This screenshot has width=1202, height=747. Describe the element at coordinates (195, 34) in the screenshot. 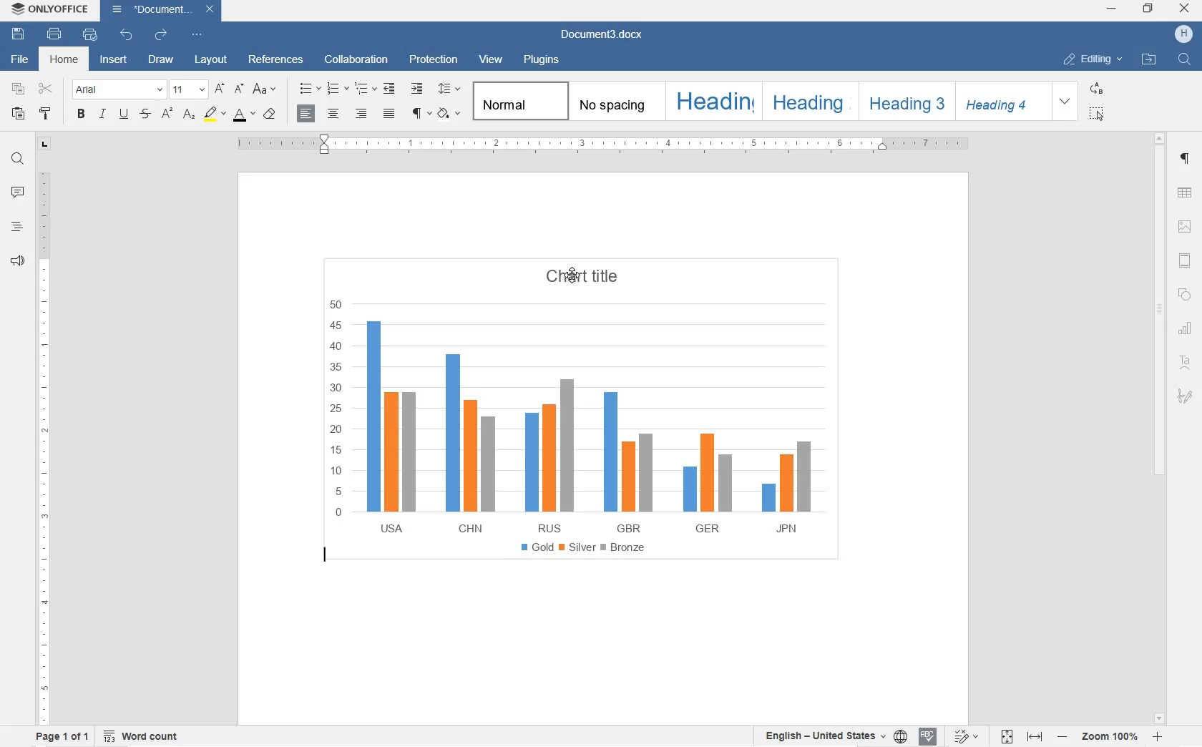

I see `CUSTOMIZE QUICK ACCESS TOOLBAR` at that location.